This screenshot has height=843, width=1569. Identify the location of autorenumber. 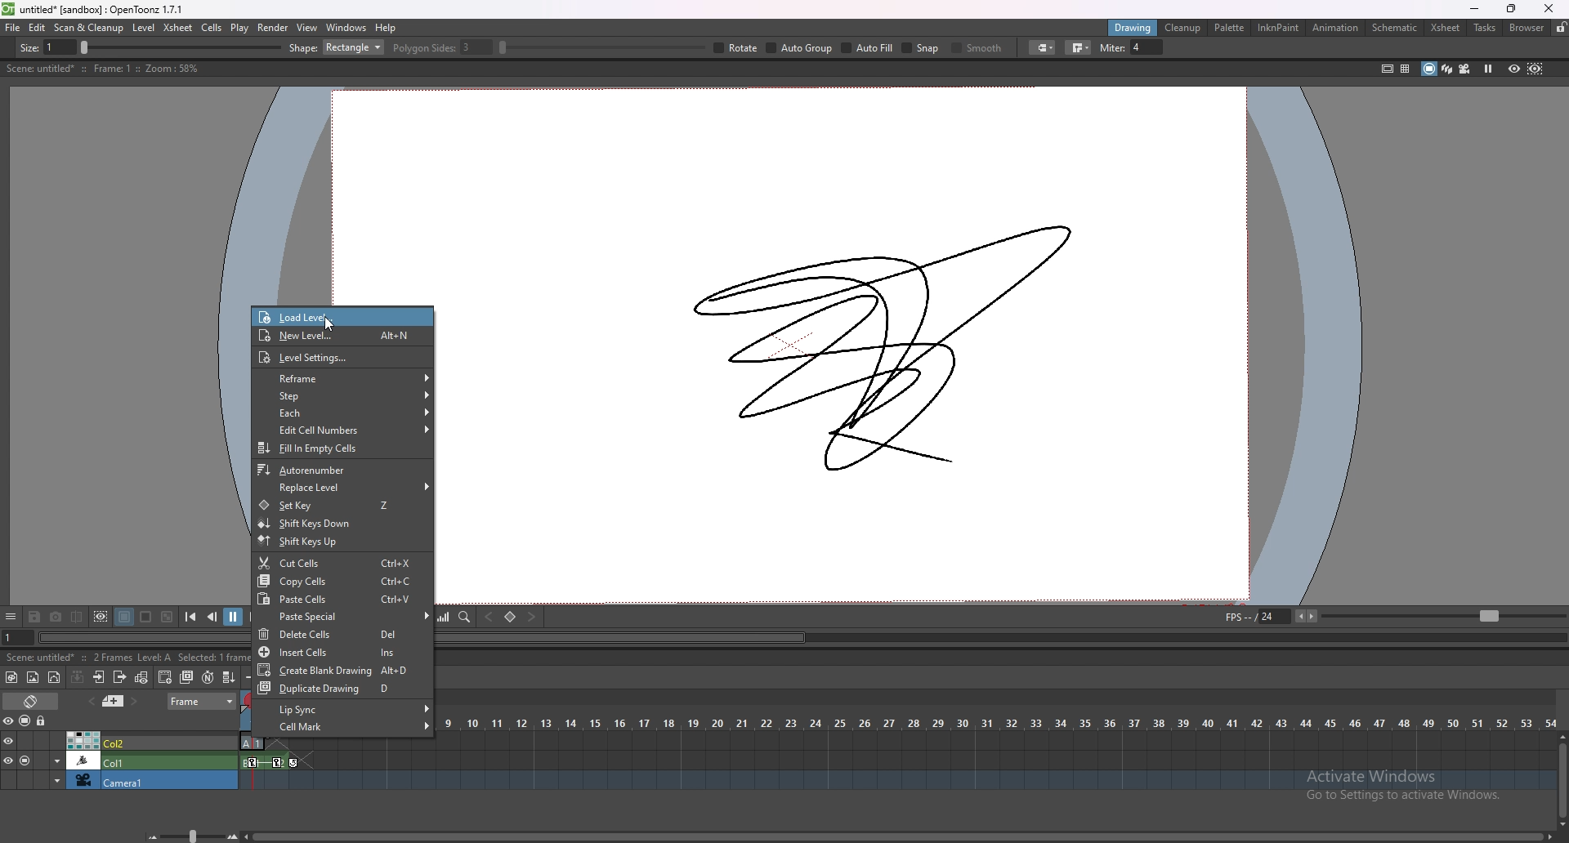
(342, 469).